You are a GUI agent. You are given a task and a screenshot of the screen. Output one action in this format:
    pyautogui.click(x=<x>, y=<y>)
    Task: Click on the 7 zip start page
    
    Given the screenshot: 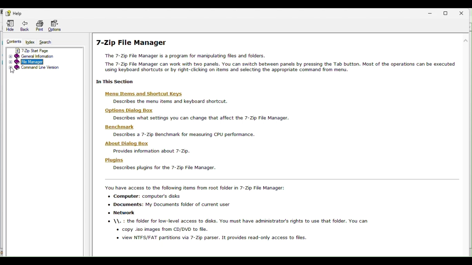 What is the action you would take?
    pyautogui.click(x=42, y=50)
    